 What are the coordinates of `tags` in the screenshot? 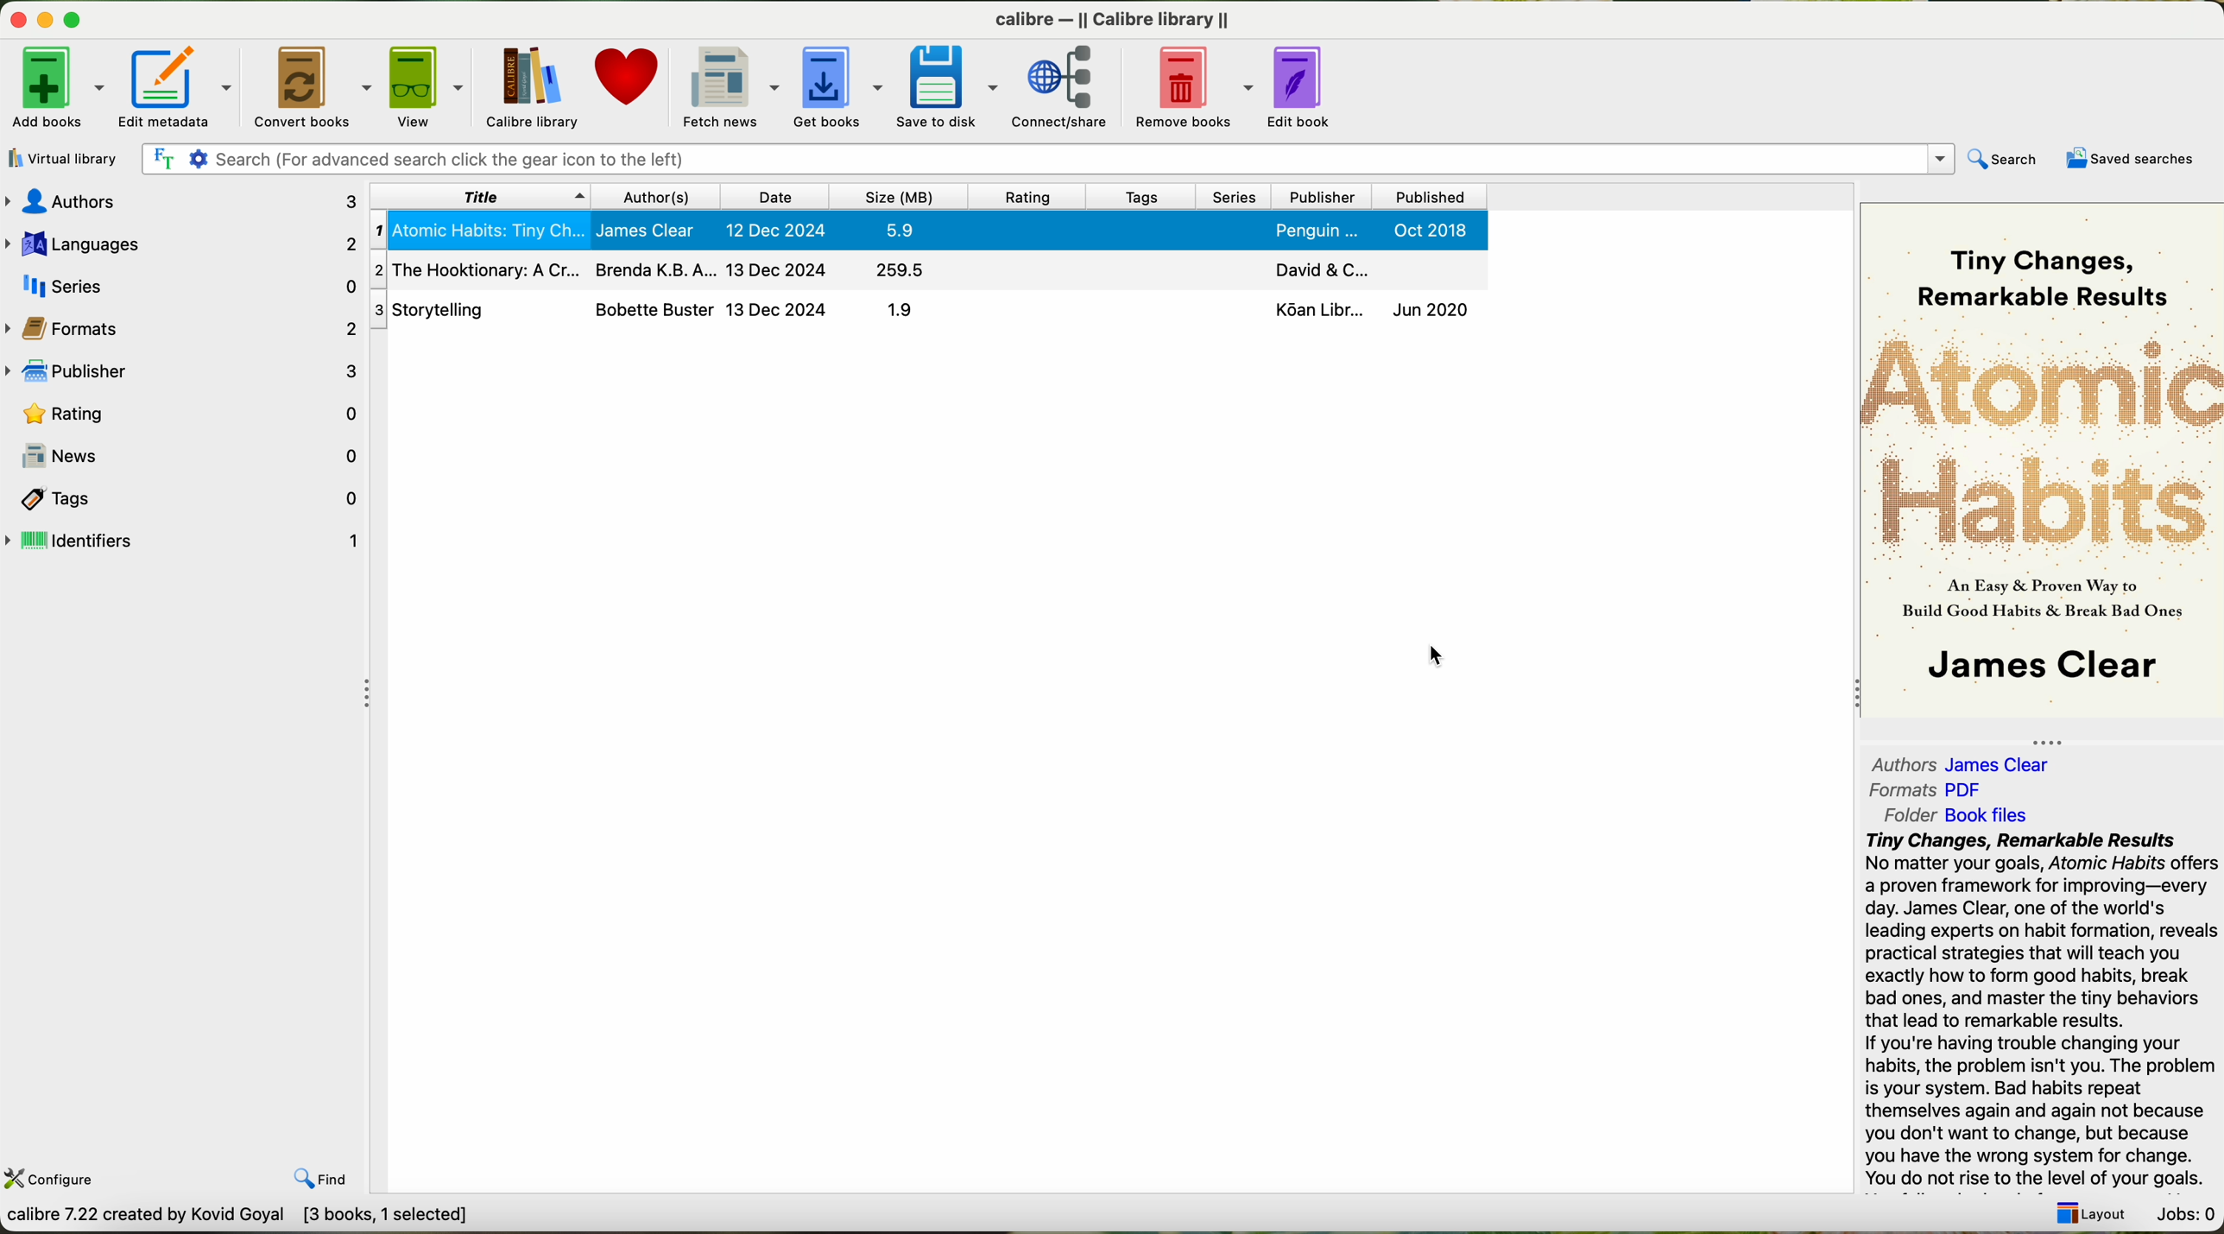 It's located at (184, 499).